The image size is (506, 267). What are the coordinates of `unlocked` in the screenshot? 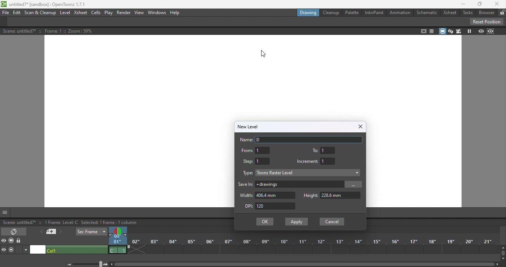 It's located at (502, 11).